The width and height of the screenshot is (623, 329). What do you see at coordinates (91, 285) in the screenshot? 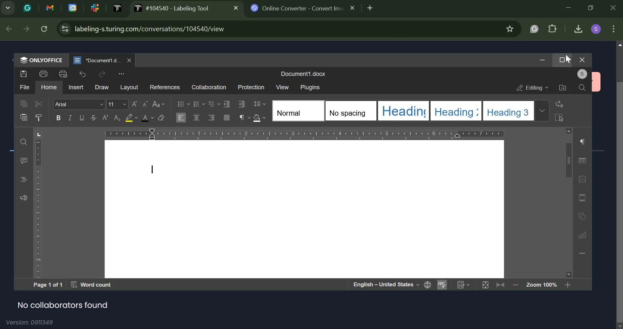
I see `Word count` at bounding box center [91, 285].